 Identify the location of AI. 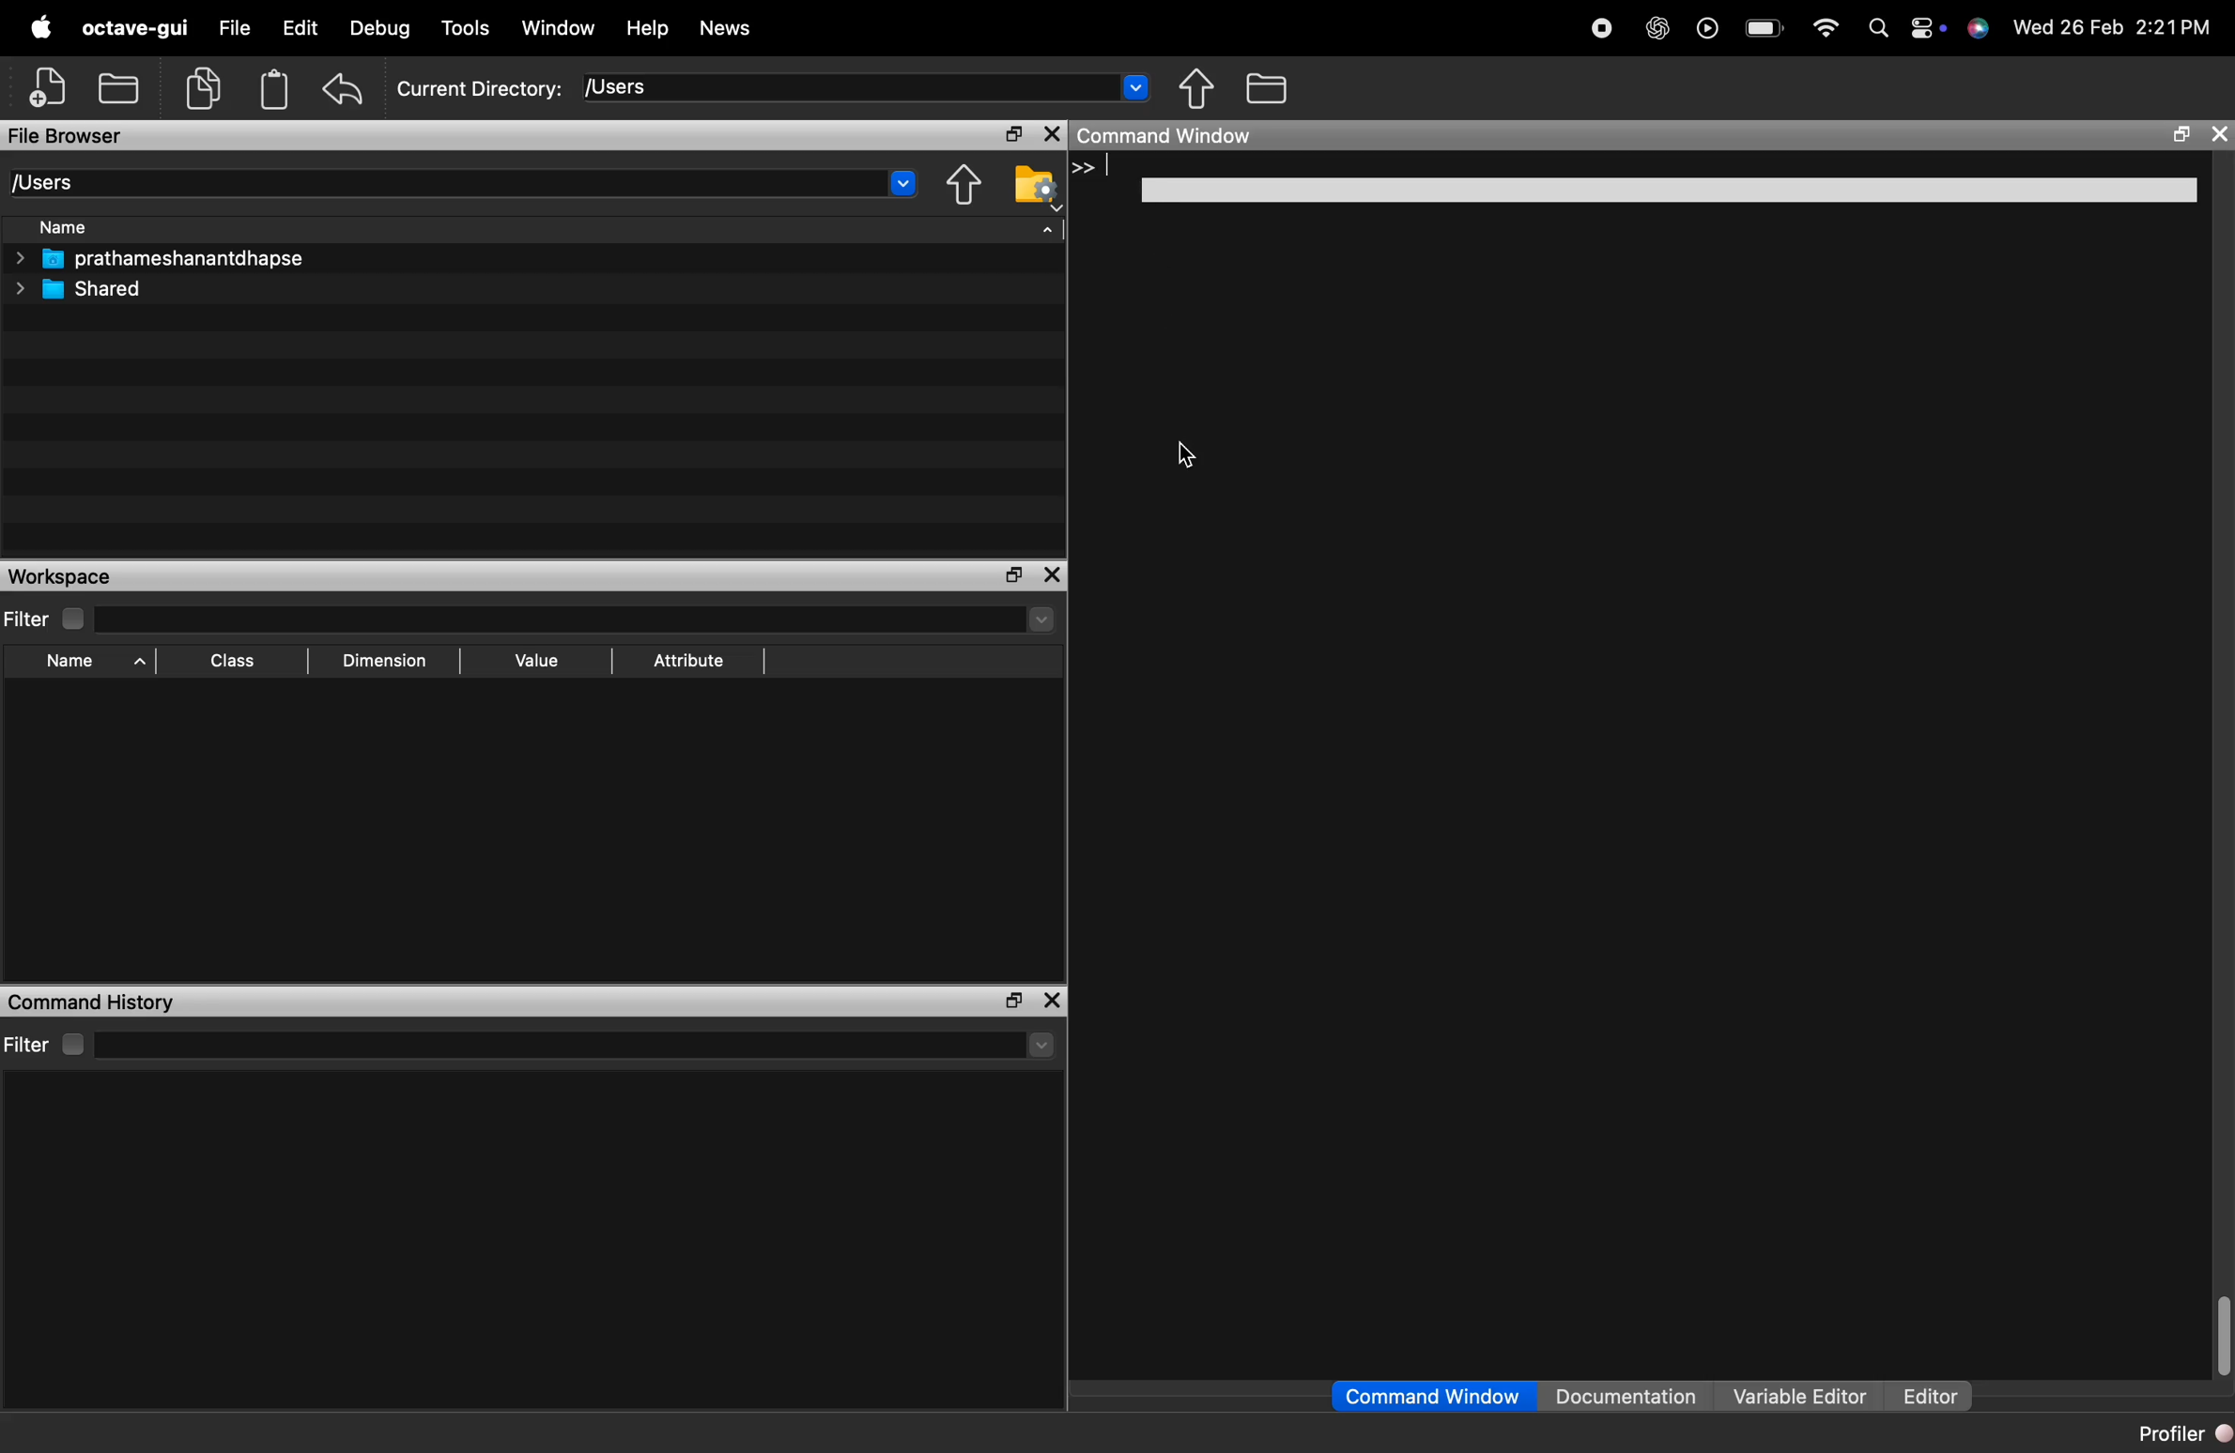
(1661, 28).